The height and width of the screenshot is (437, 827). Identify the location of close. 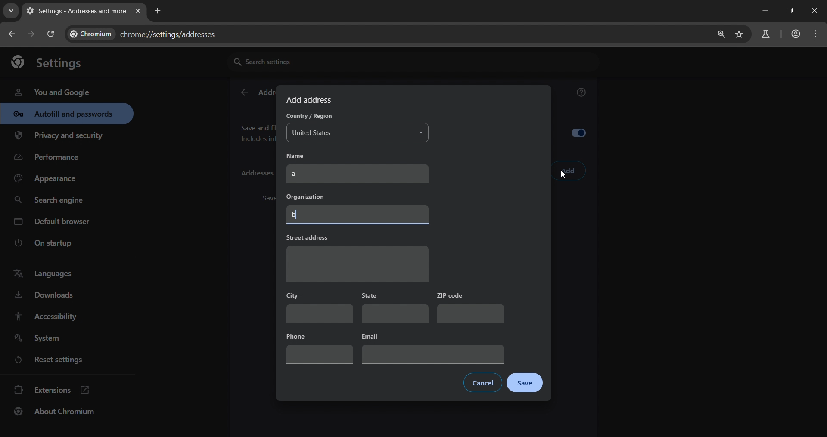
(816, 12).